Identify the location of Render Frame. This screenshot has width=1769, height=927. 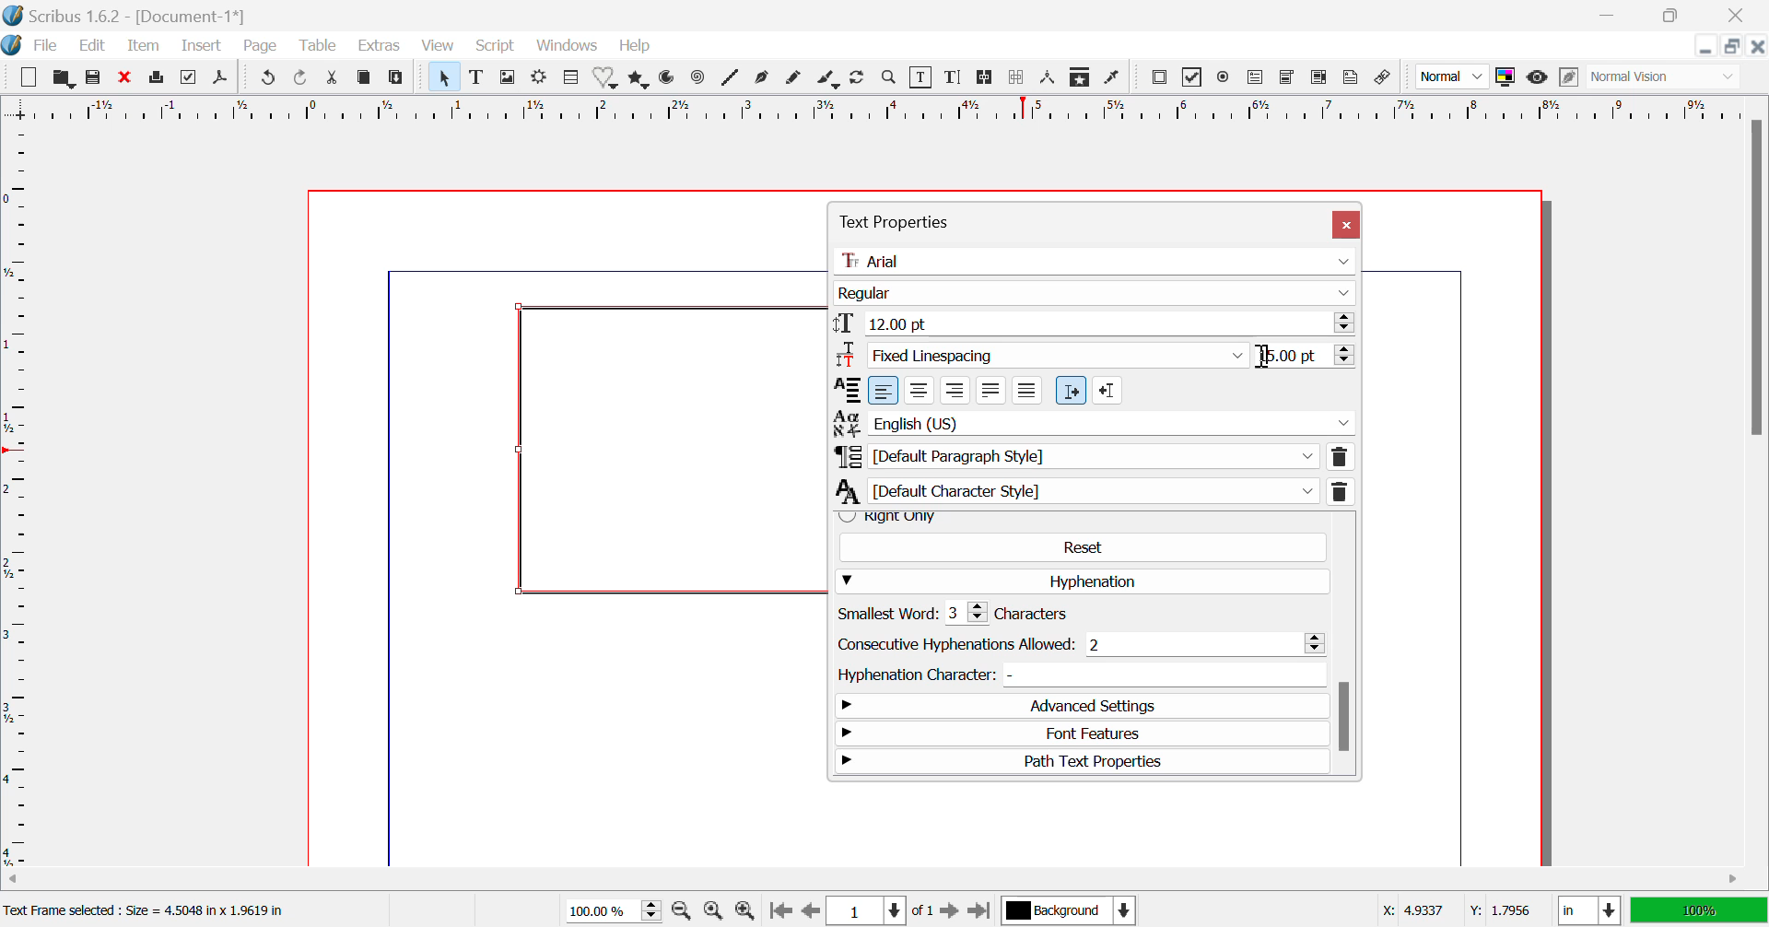
(542, 77).